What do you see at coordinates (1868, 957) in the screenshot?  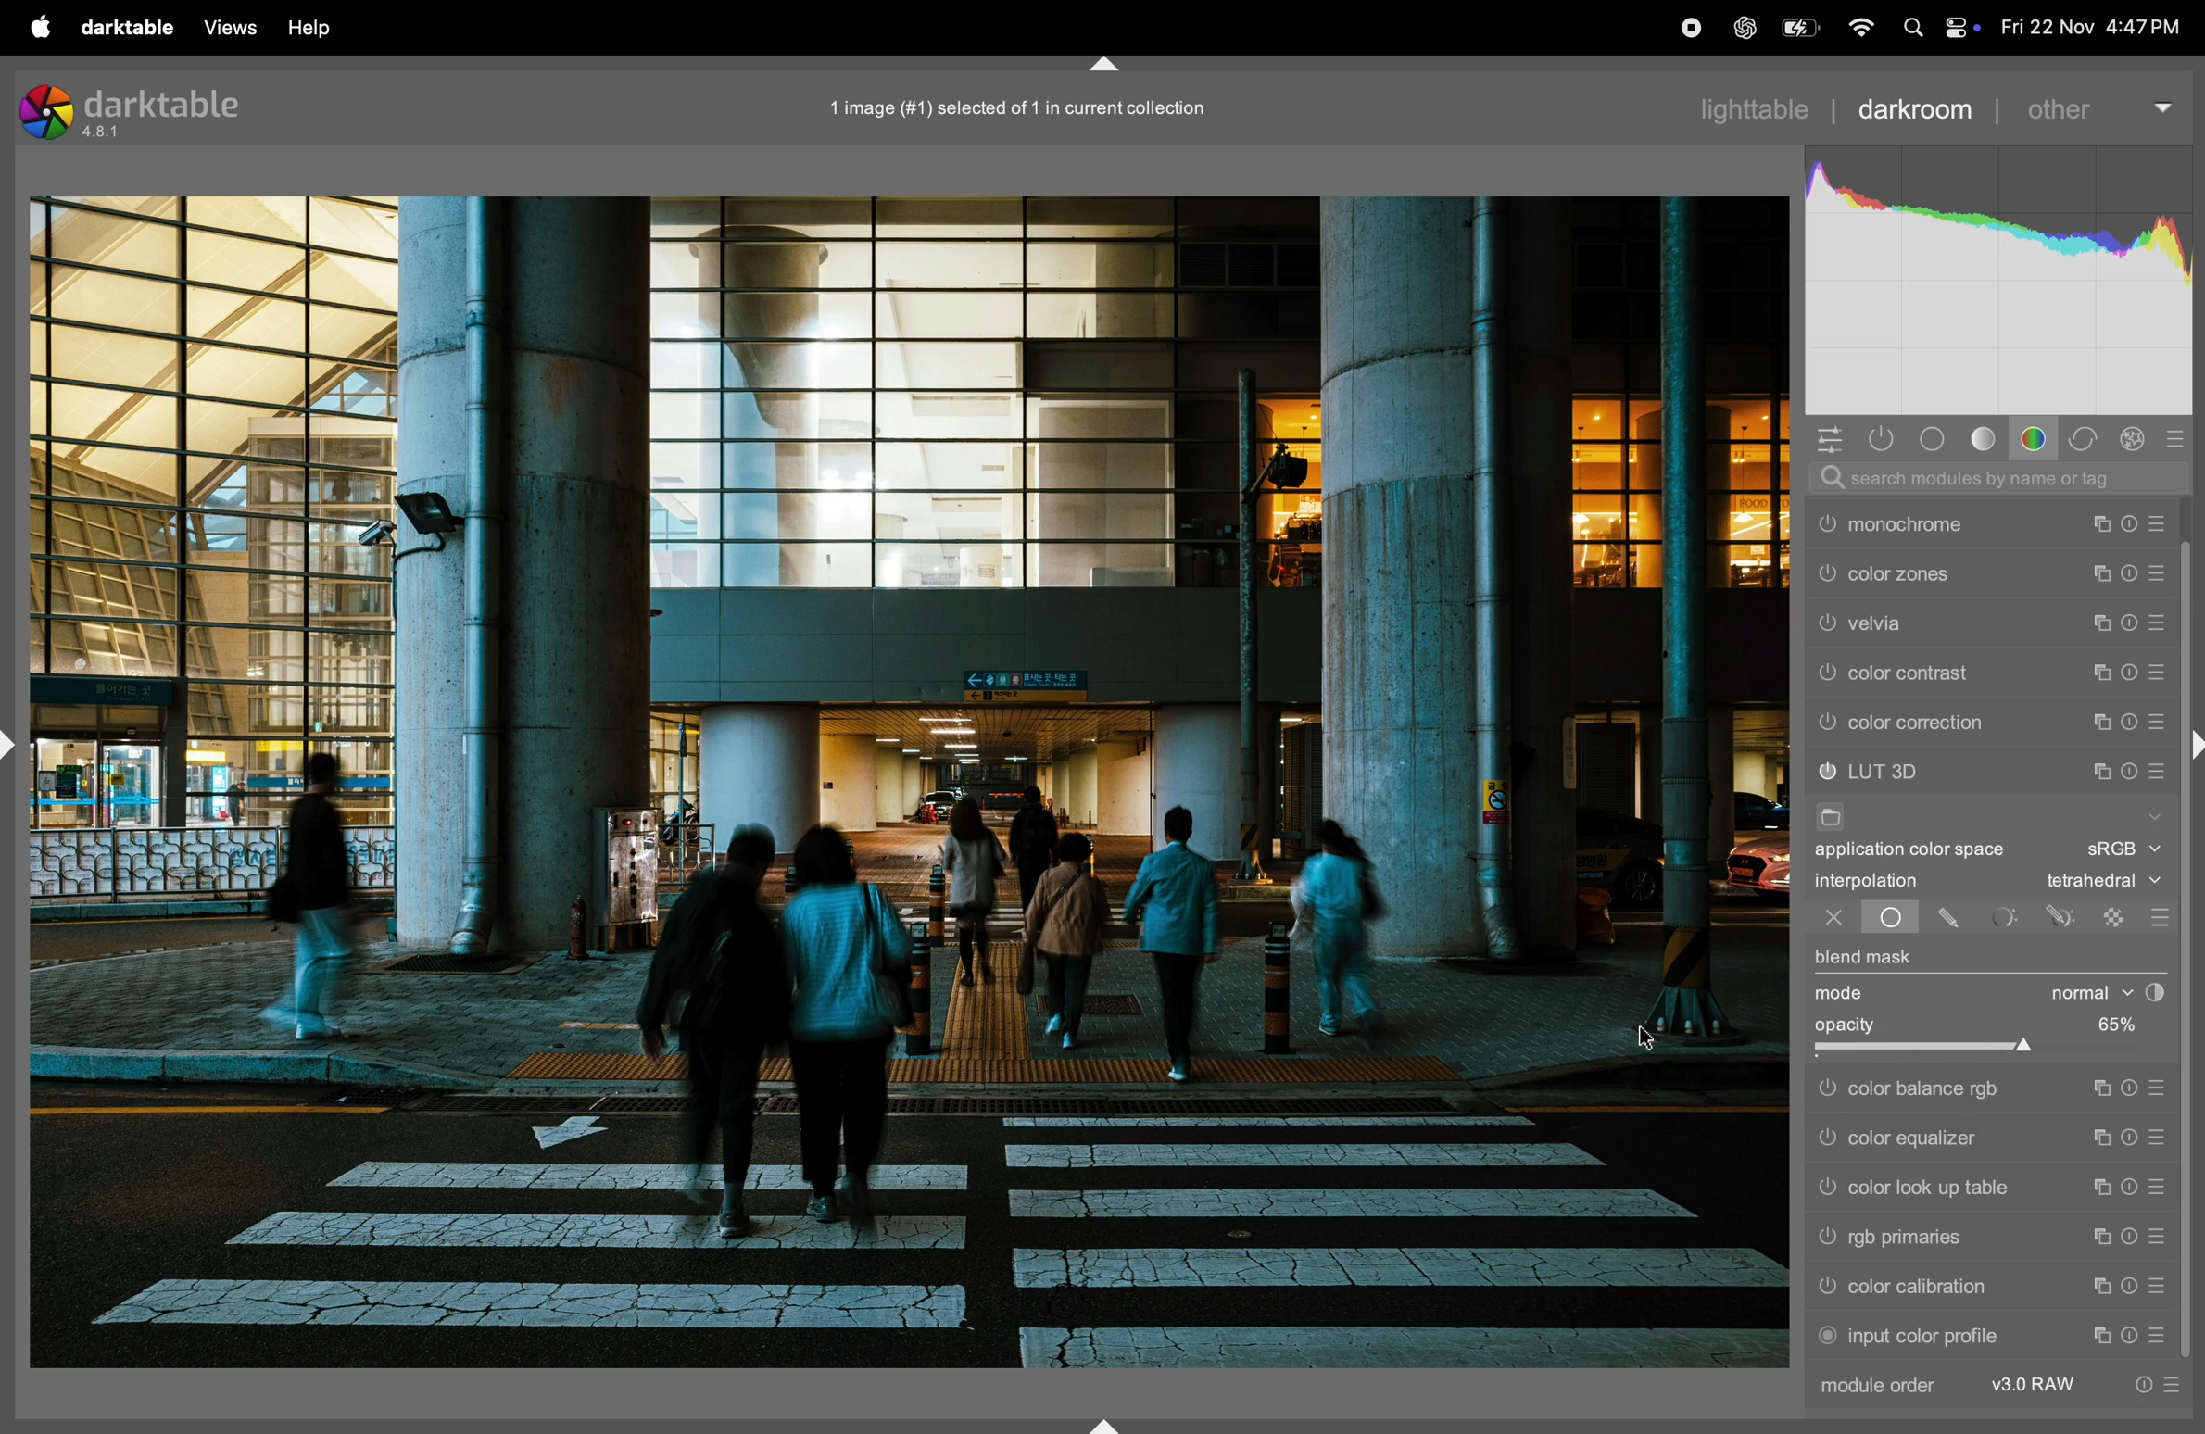 I see `blend mask` at bounding box center [1868, 957].